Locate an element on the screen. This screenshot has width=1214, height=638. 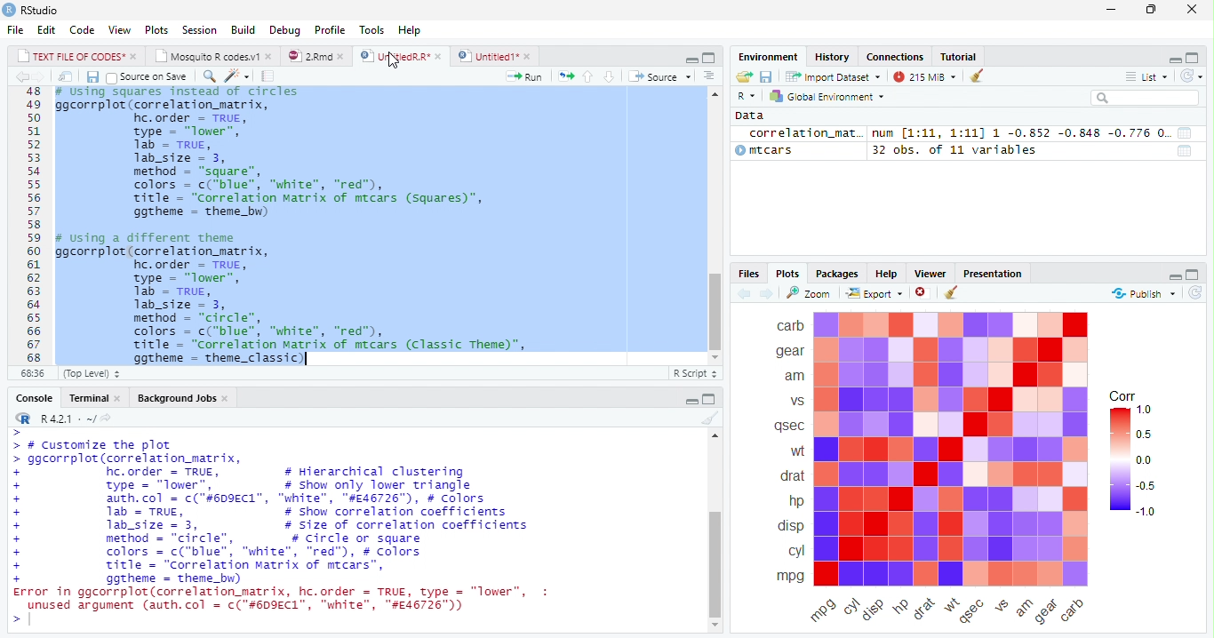
typing cursor is located at coordinates (22, 621).